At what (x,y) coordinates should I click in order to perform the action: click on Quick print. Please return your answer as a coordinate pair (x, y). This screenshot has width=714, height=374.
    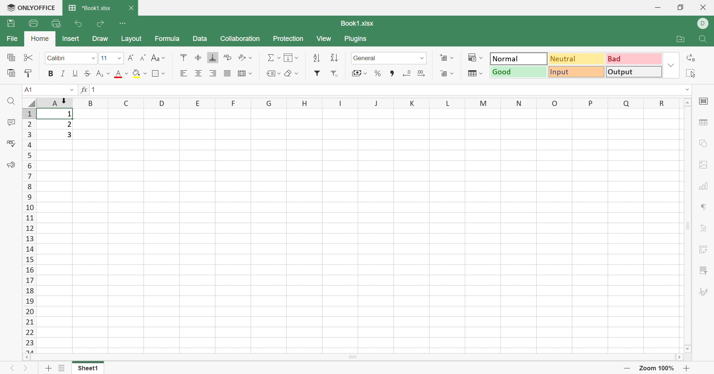
    Looking at the image, I should click on (57, 23).